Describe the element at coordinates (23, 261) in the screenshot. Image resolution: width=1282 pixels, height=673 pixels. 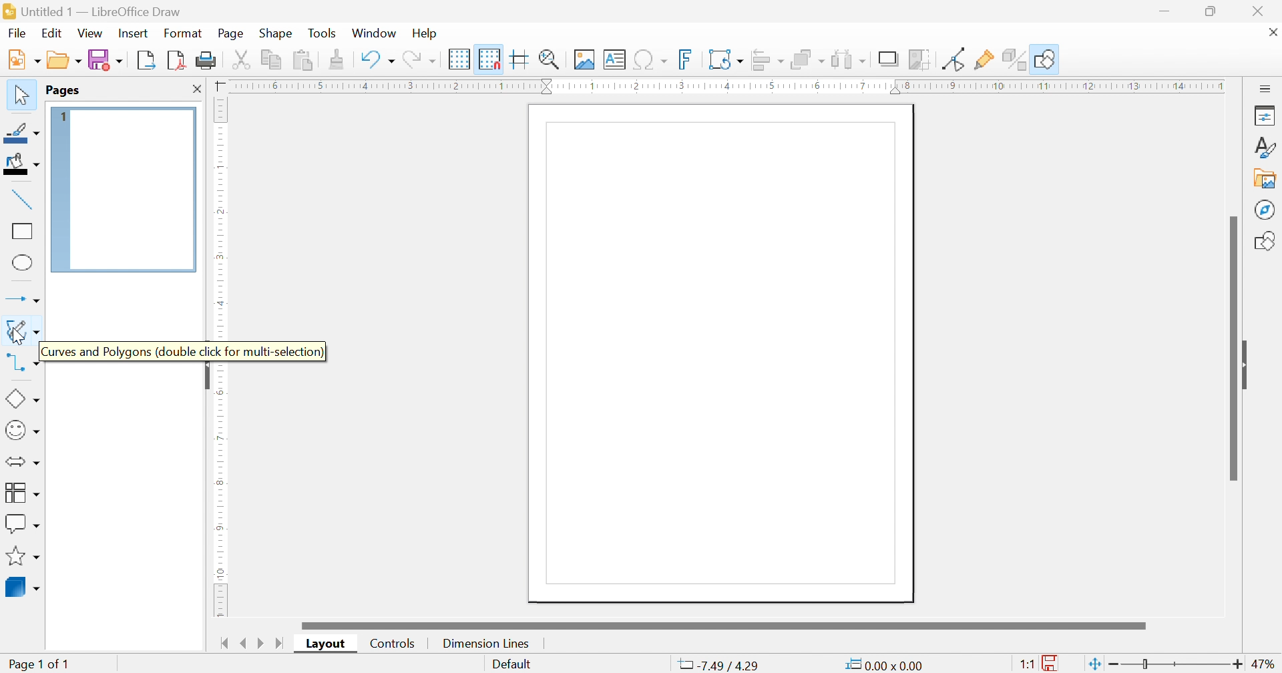
I see `ellipse` at that location.